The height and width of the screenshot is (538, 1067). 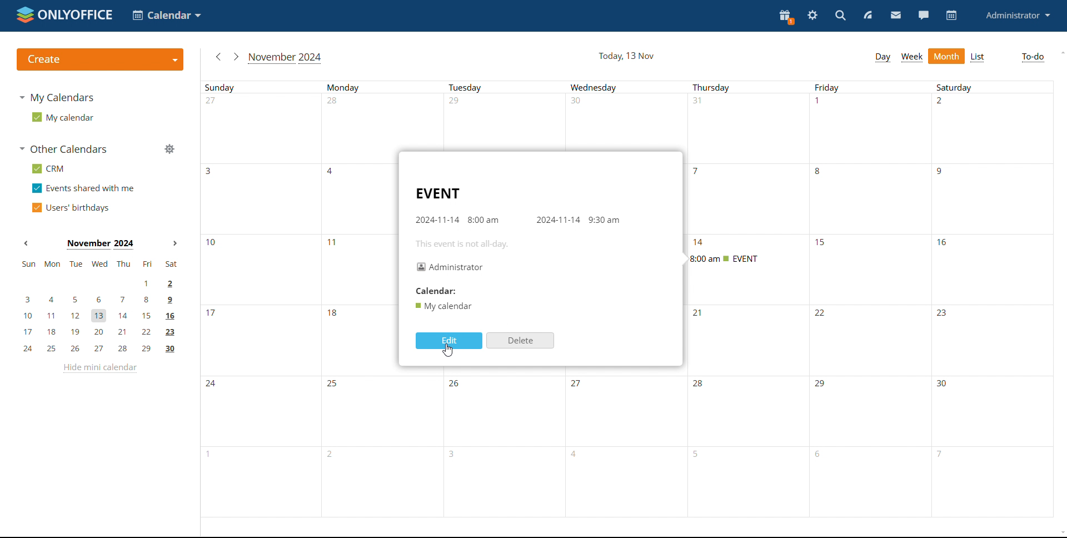 What do you see at coordinates (870, 335) in the screenshot?
I see `dates of the month` at bounding box center [870, 335].